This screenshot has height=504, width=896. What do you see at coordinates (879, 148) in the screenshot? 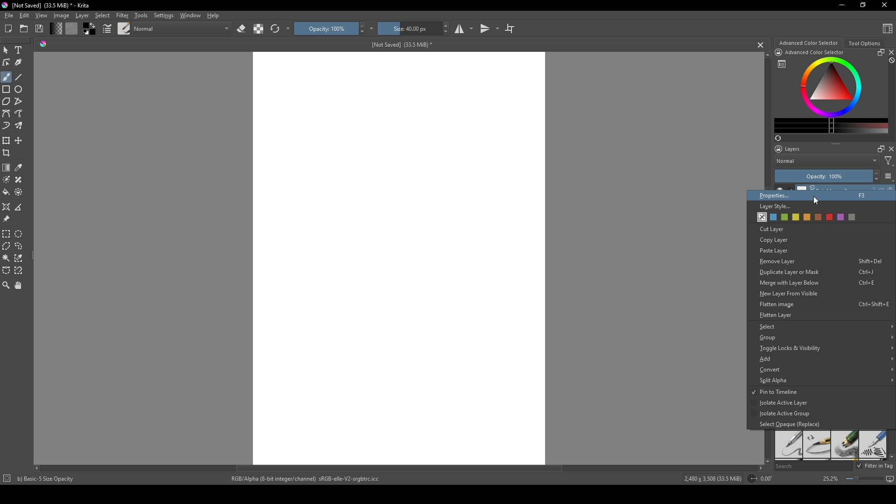
I see `maximize` at bounding box center [879, 148].